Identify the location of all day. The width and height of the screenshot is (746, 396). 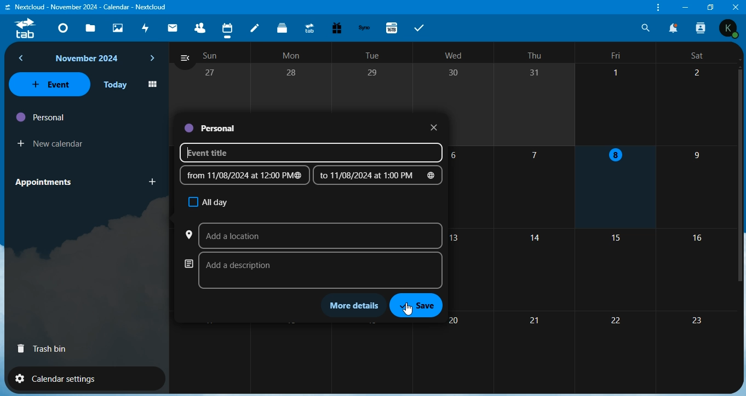
(208, 201).